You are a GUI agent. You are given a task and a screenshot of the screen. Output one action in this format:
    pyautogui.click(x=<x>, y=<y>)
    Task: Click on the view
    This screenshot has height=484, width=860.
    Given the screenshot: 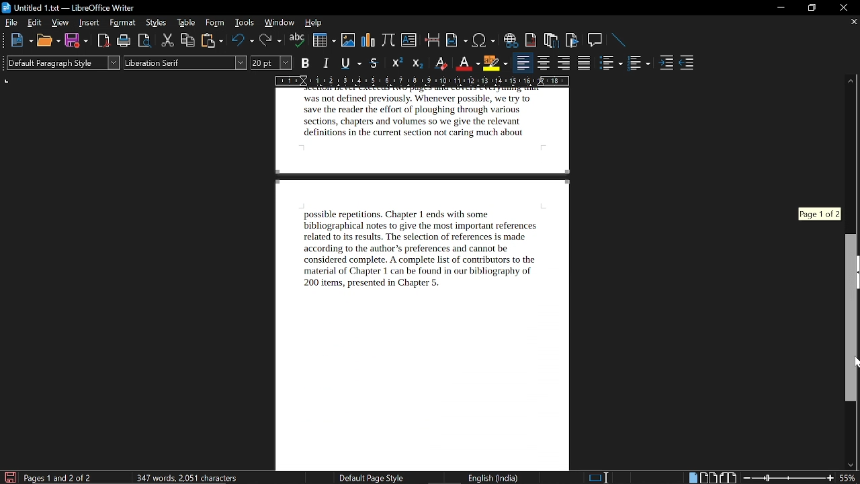 What is the action you would take?
    pyautogui.click(x=60, y=22)
    